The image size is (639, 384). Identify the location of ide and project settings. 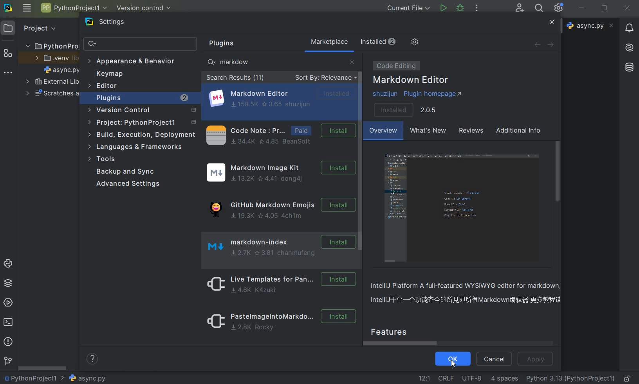
(559, 8).